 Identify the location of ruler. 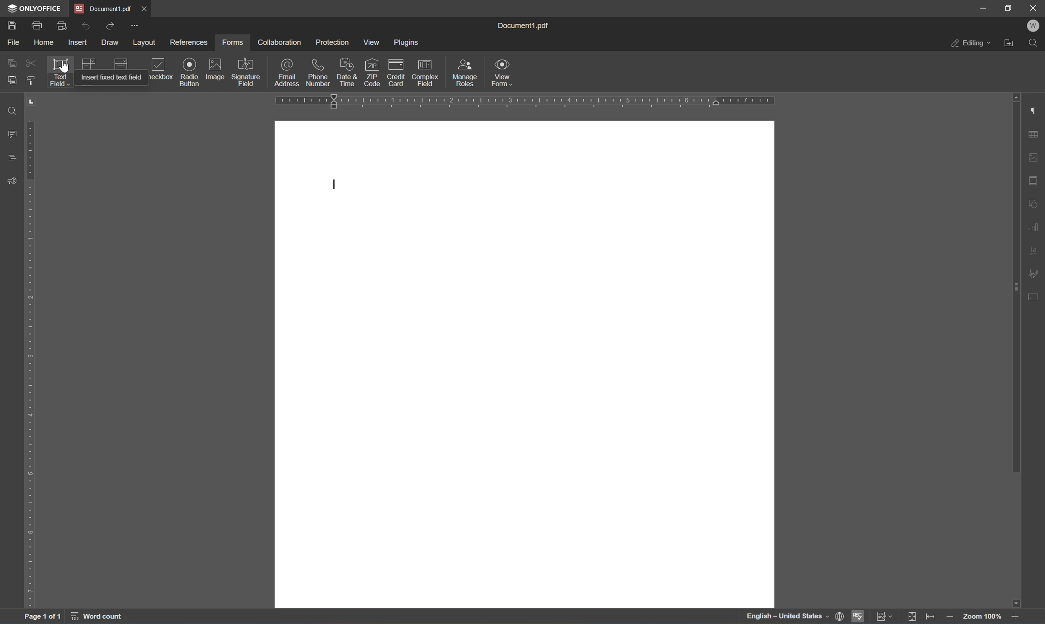
(525, 102).